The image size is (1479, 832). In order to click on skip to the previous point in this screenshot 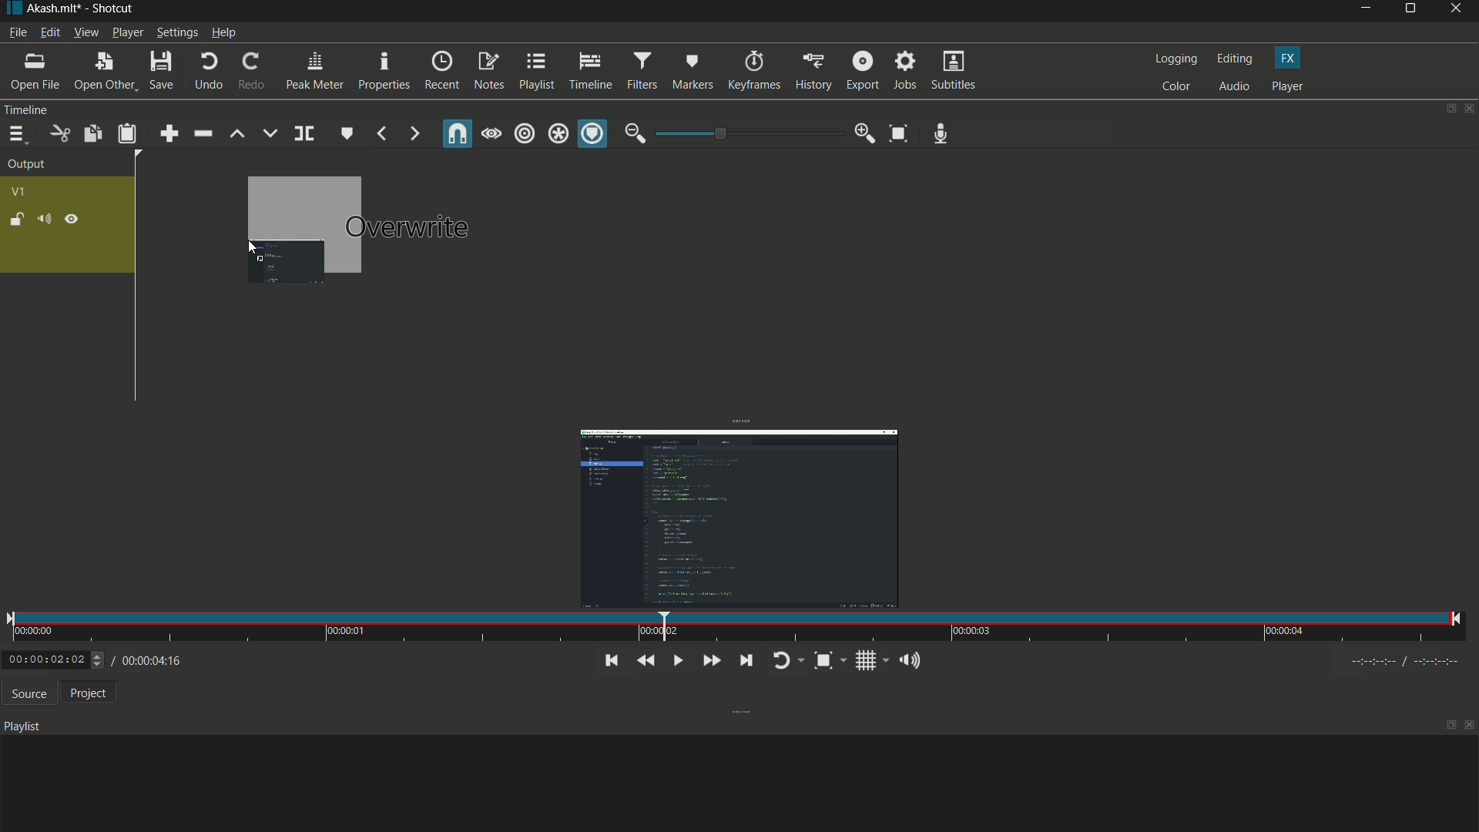, I will do `click(609, 661)`.